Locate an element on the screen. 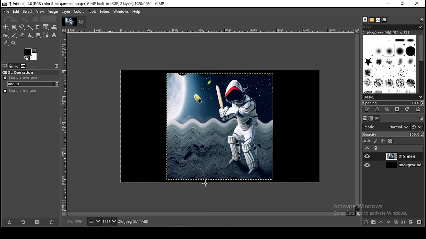 The width and height of the screenshot is (426, 239). layer is located at coordinates (67, 12).